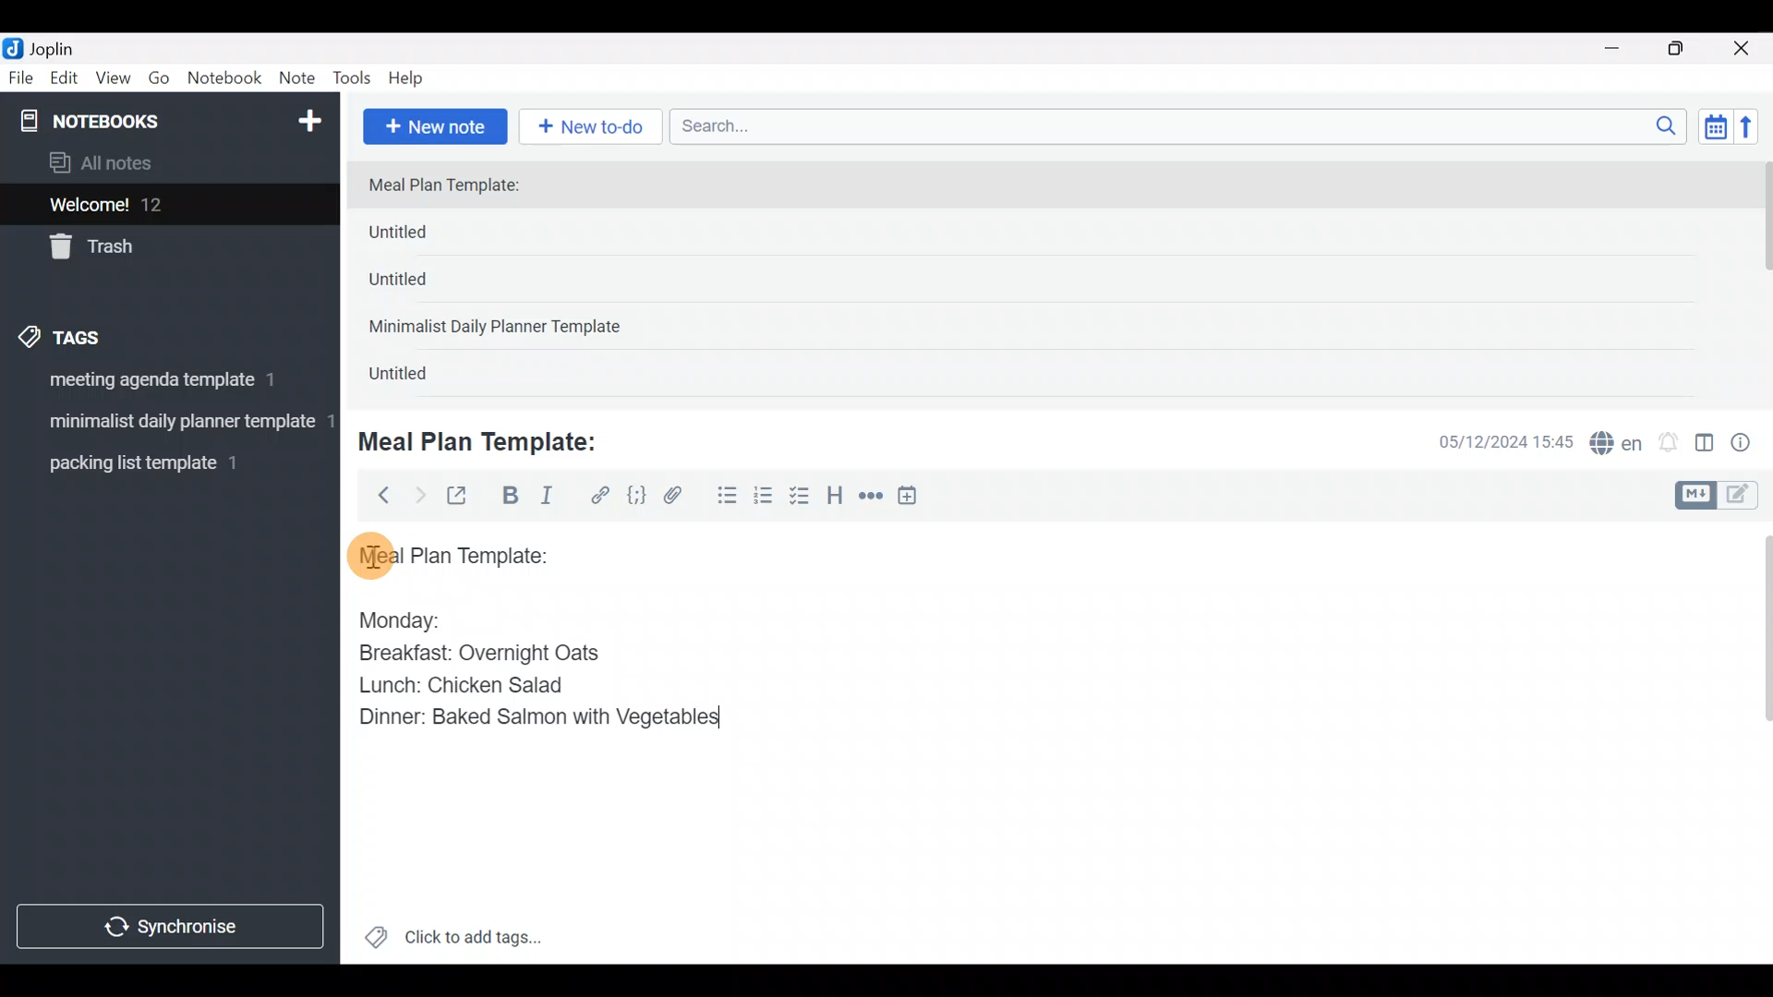  Describe the element at coordinates (634, 495) in the screenshot. I see `Code` at that location.